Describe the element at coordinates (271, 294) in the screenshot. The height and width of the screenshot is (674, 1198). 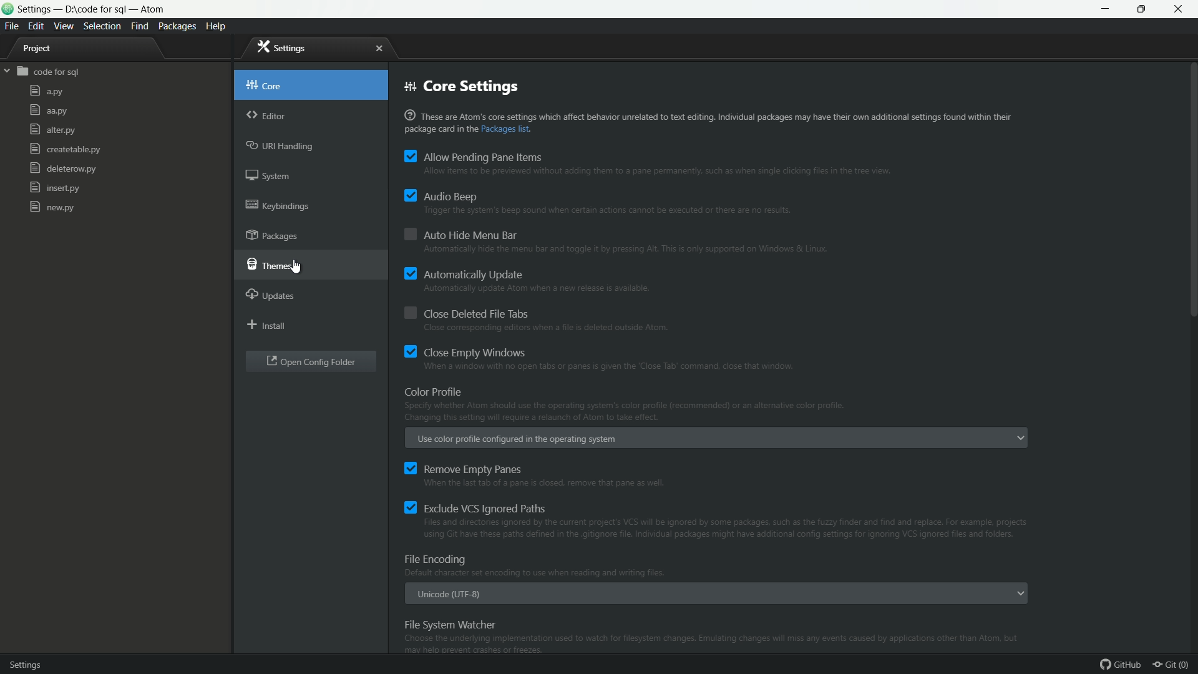
I see `updates` at that location.